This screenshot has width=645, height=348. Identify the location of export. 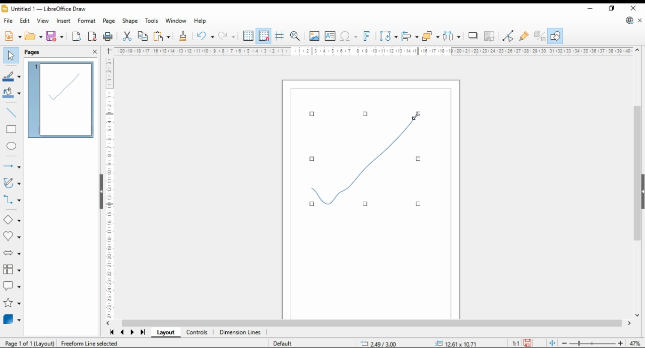
(77, 36).